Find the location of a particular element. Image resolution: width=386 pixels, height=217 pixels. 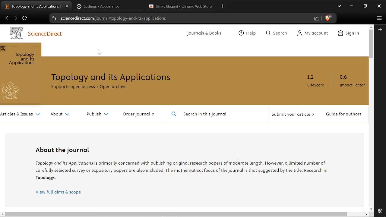

About the Journal is located at coordinates (66, 149).